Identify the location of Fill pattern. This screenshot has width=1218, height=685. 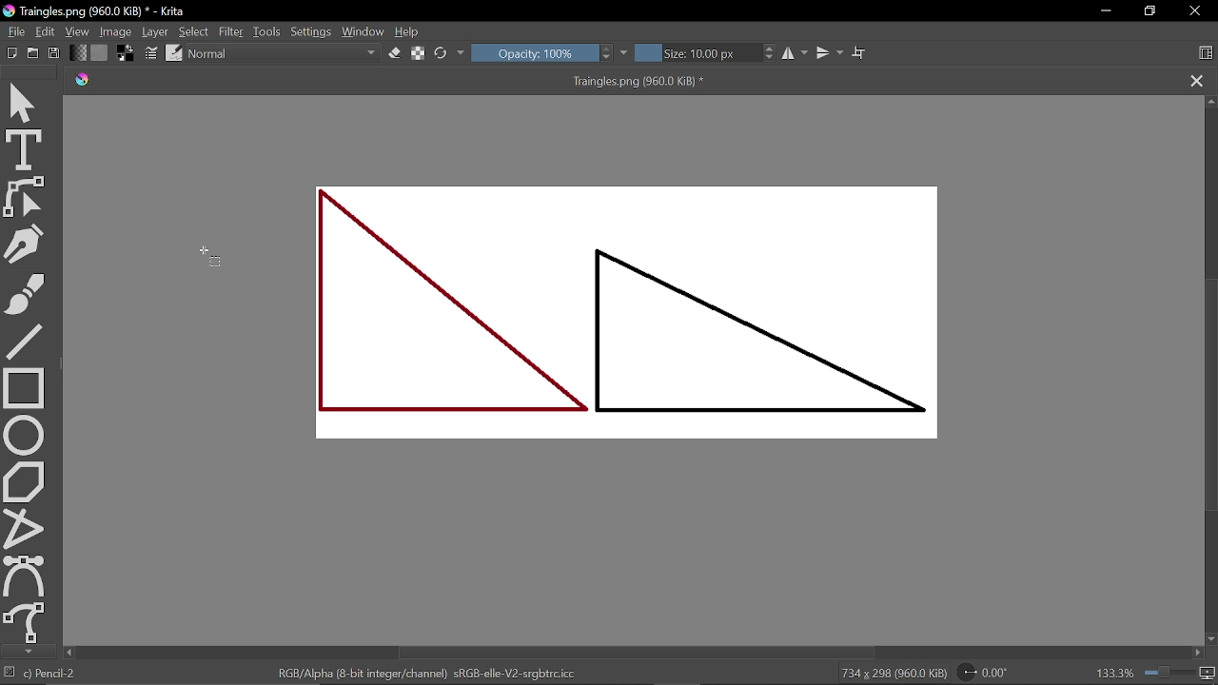
(78, 53).